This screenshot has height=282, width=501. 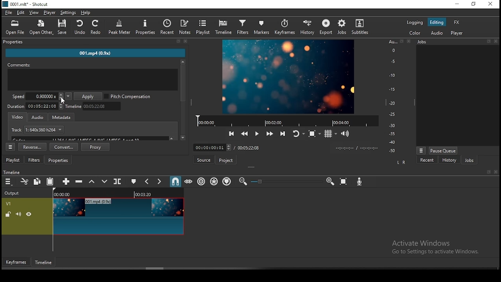 I want to click on cut, so click(x=23, y=181).